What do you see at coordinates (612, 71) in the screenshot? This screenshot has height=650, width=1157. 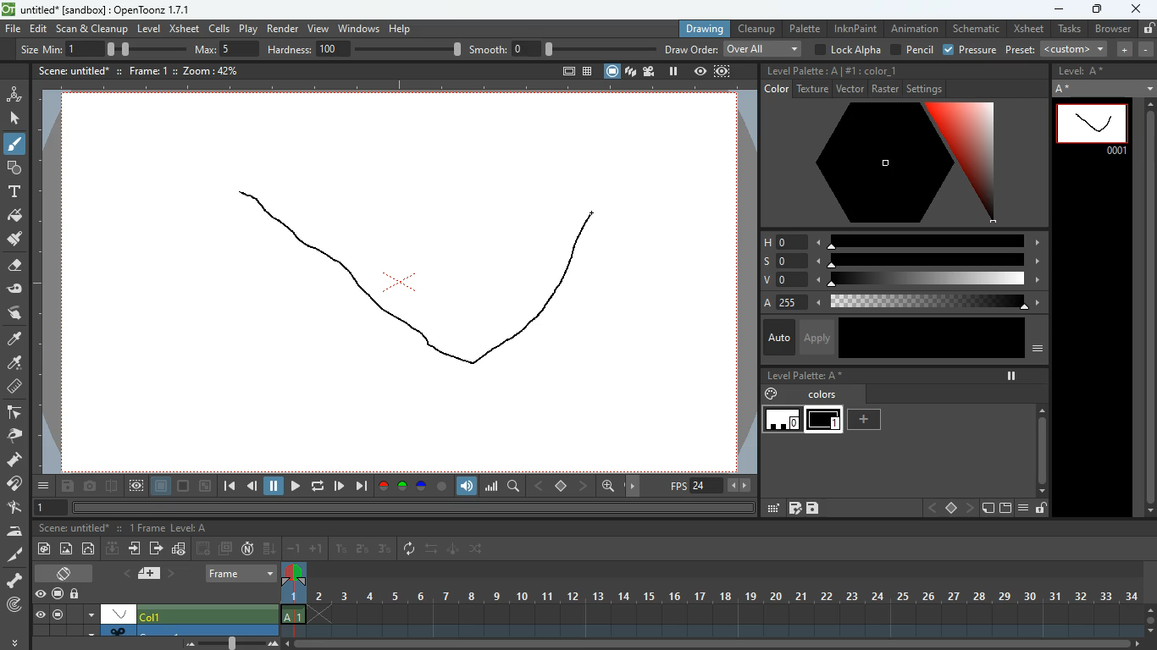 I see `screen` at bounding box center [612, 71].